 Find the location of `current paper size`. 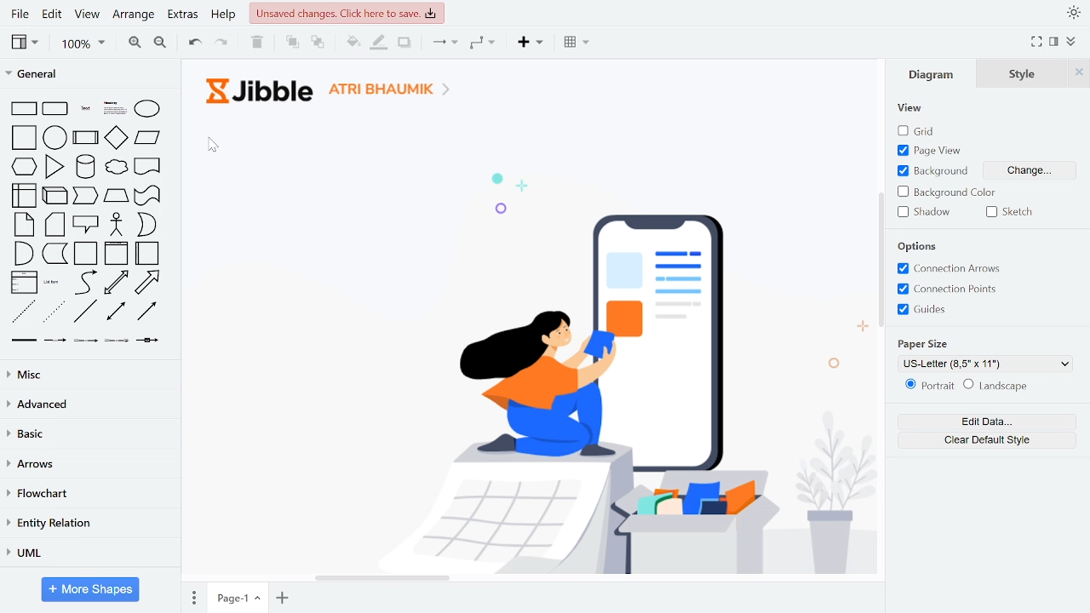

current paper size is located at coordinates (987, 363).